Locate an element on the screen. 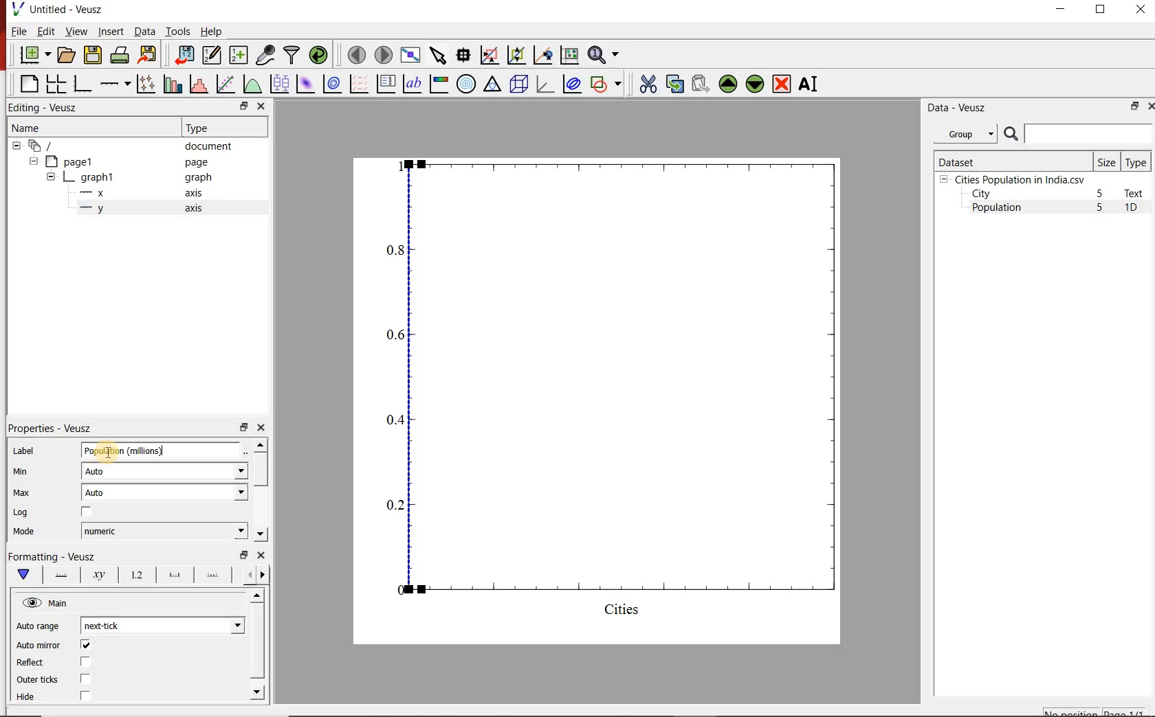  image color bar is located at coordinates (439, 84).